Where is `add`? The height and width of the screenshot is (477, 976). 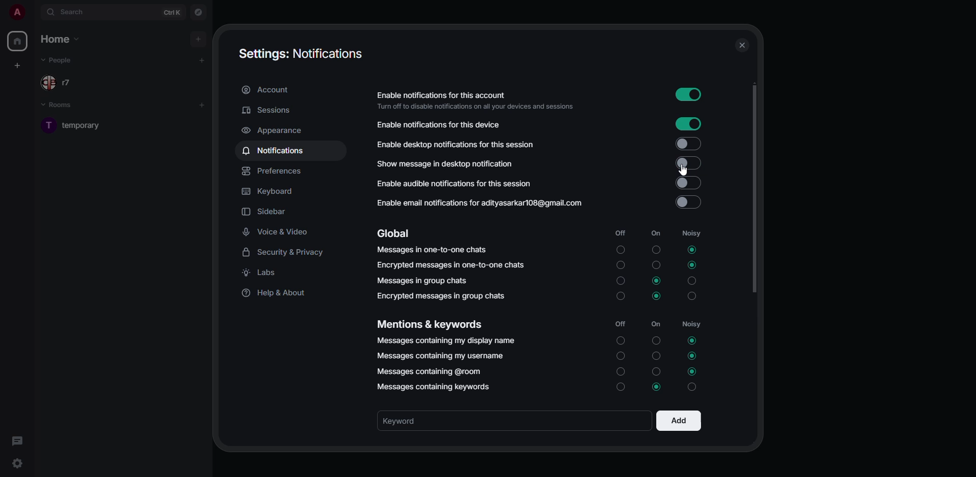 add is located at coordinates (199, 38).